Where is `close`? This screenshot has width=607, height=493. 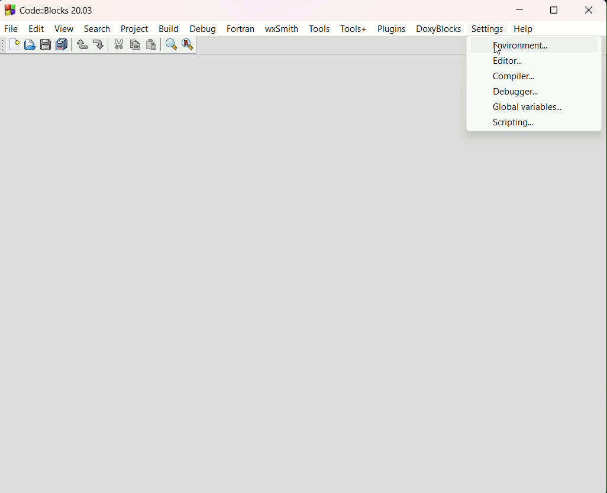 close is located at coordinates (589, 10).